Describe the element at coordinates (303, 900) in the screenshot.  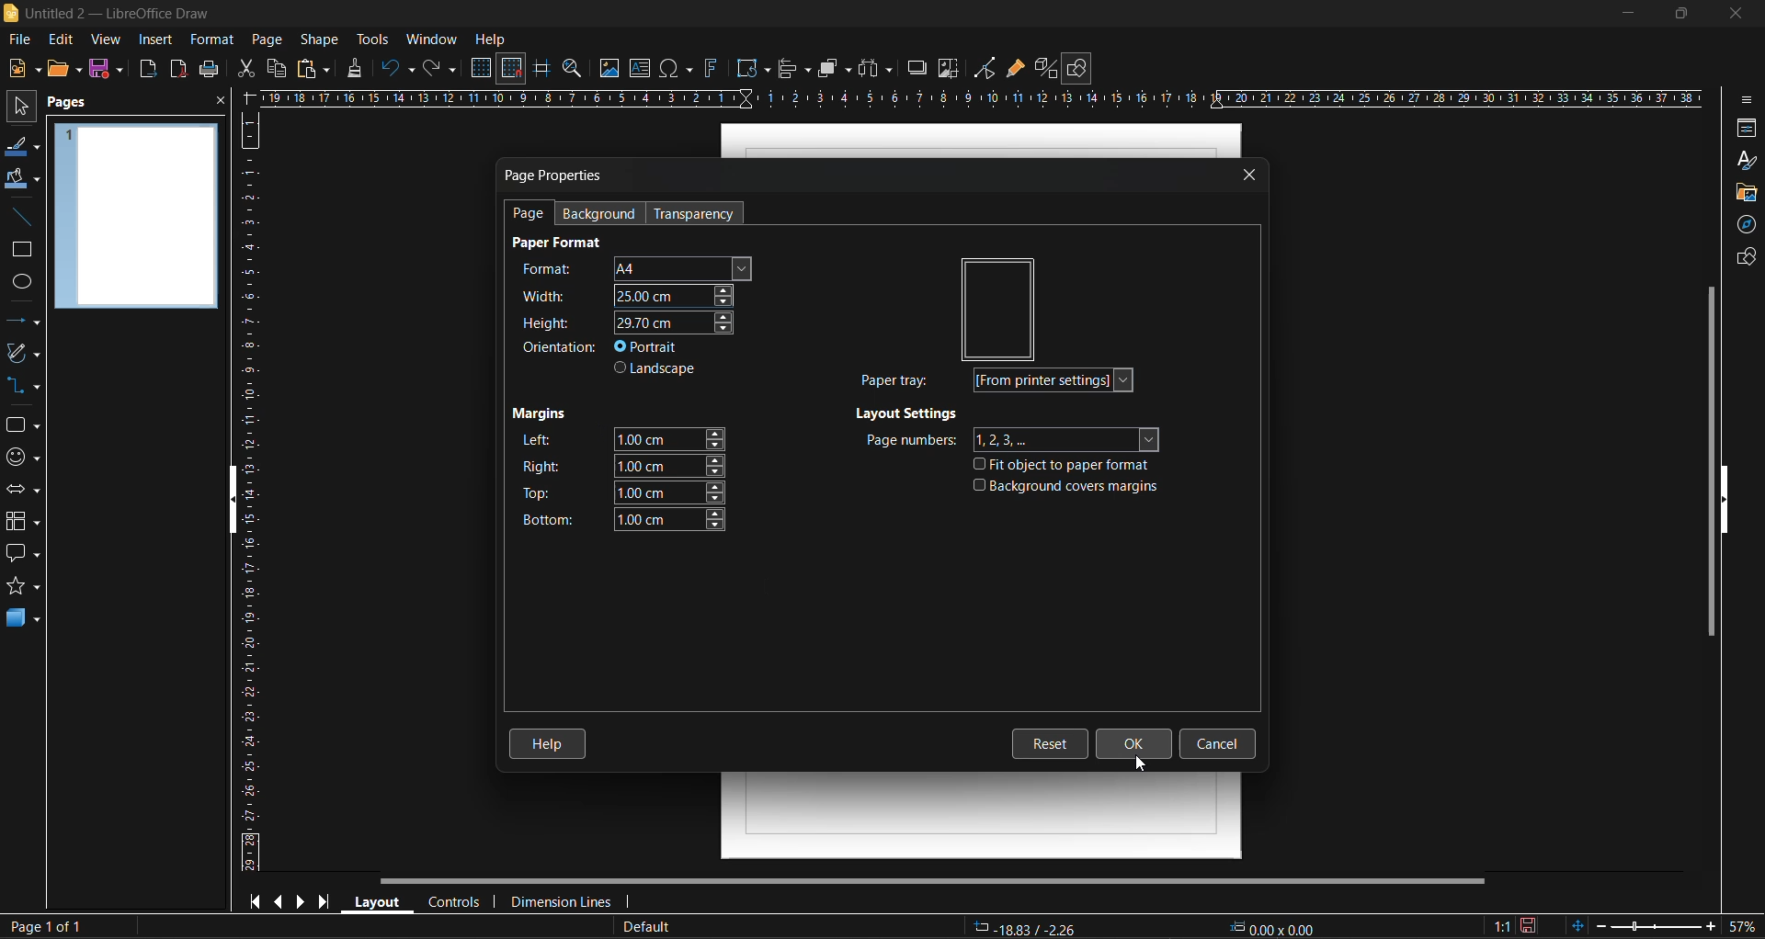
I see `next` at that location.